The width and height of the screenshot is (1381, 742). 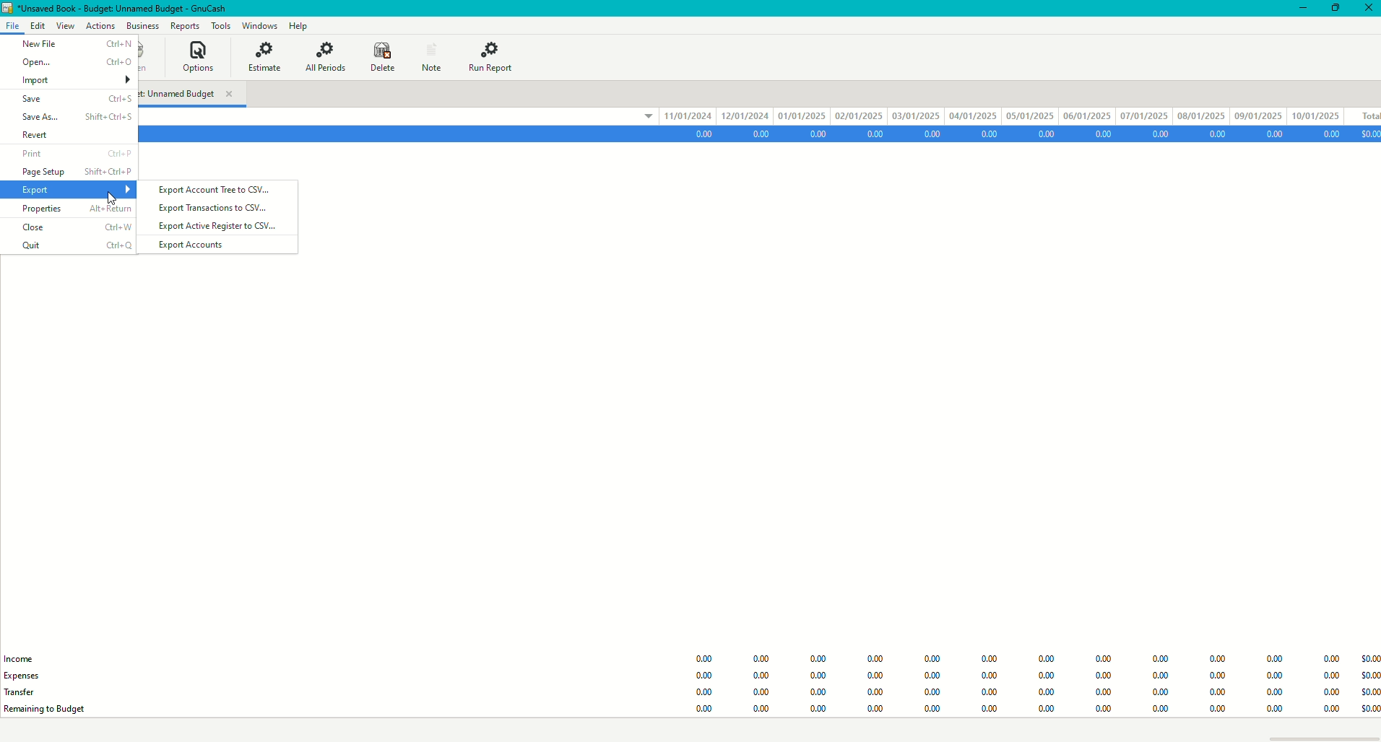 I want to click on Options, so click(x=204, y=58).